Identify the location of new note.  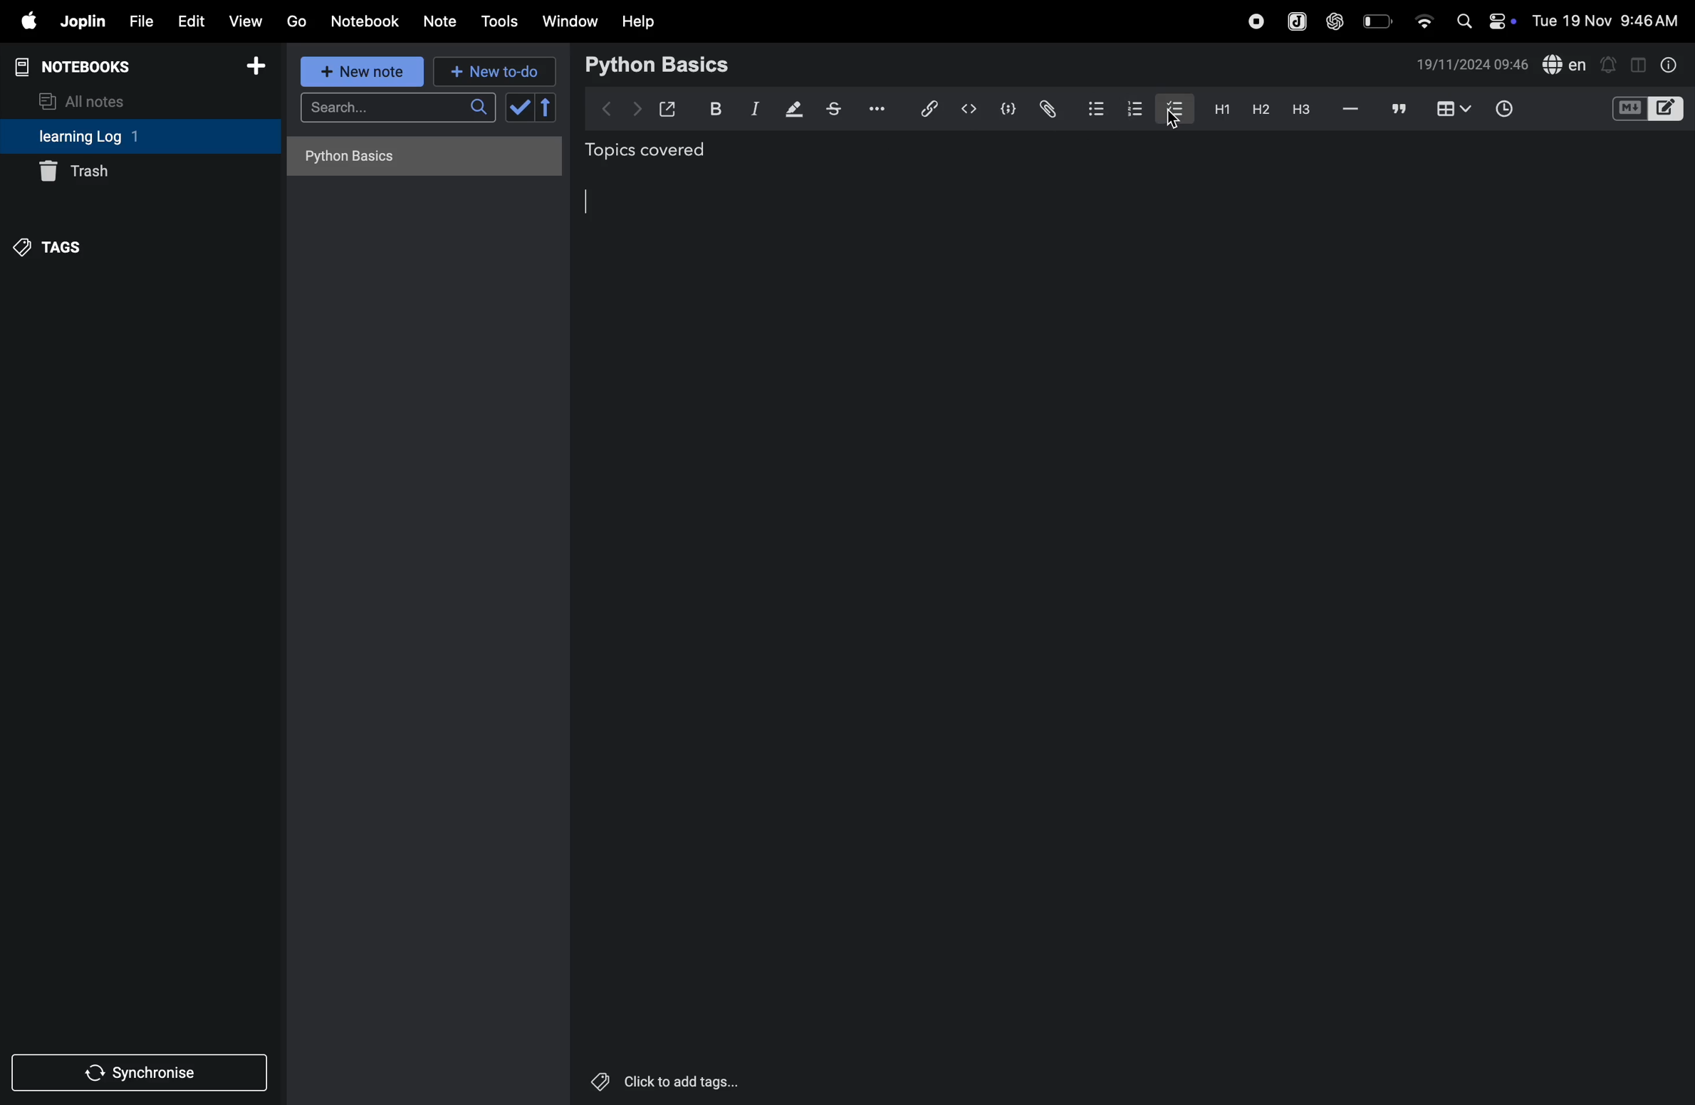
(358, 71).